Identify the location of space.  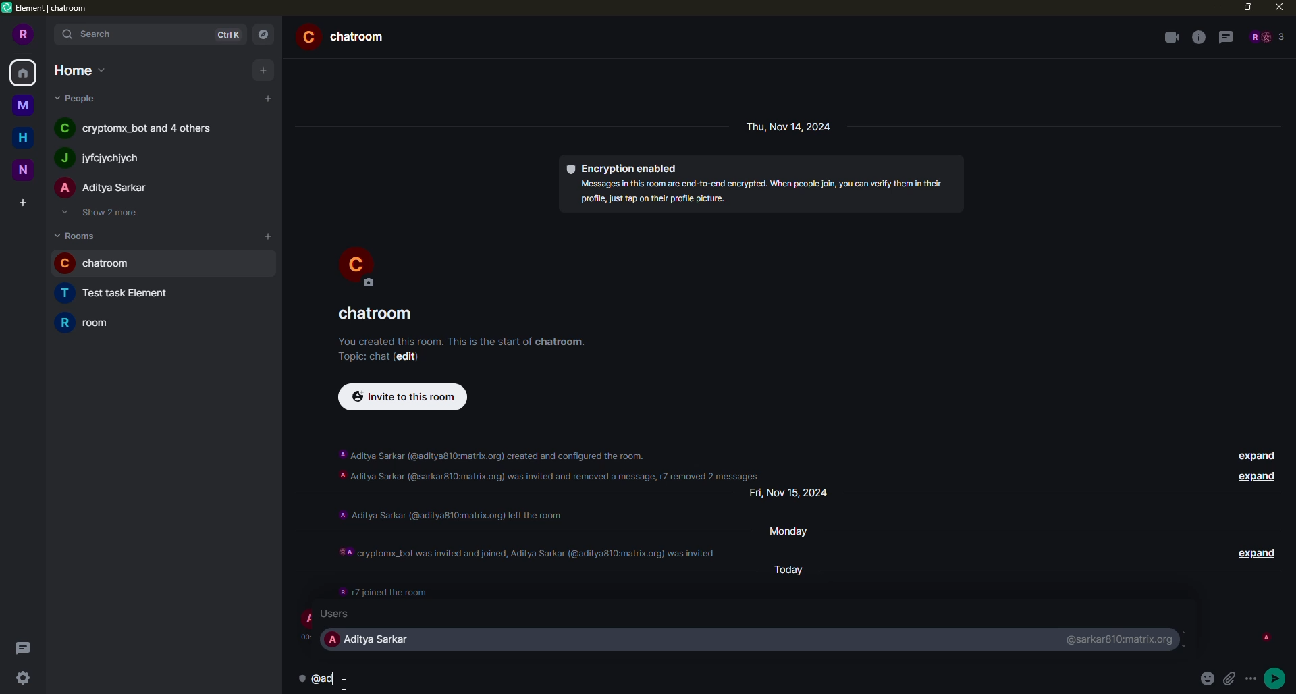
(22, 103).